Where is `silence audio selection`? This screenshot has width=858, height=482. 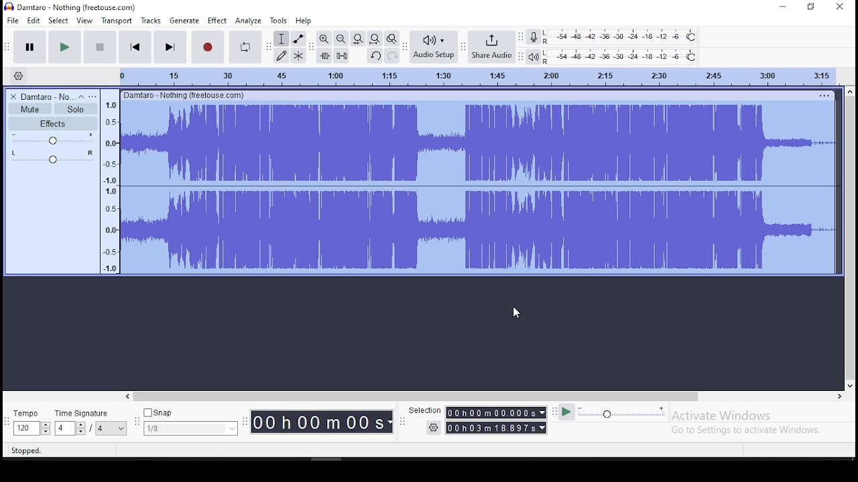
silence audio selection is located at coordinates (342, 55).